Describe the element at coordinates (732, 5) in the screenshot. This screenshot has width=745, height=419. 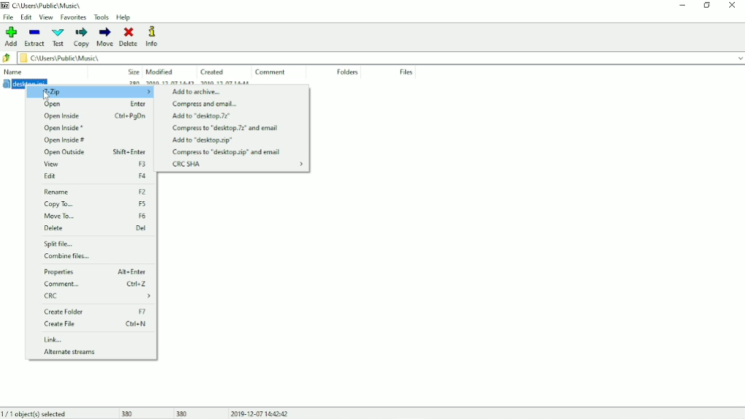
I see `Close` at that location.